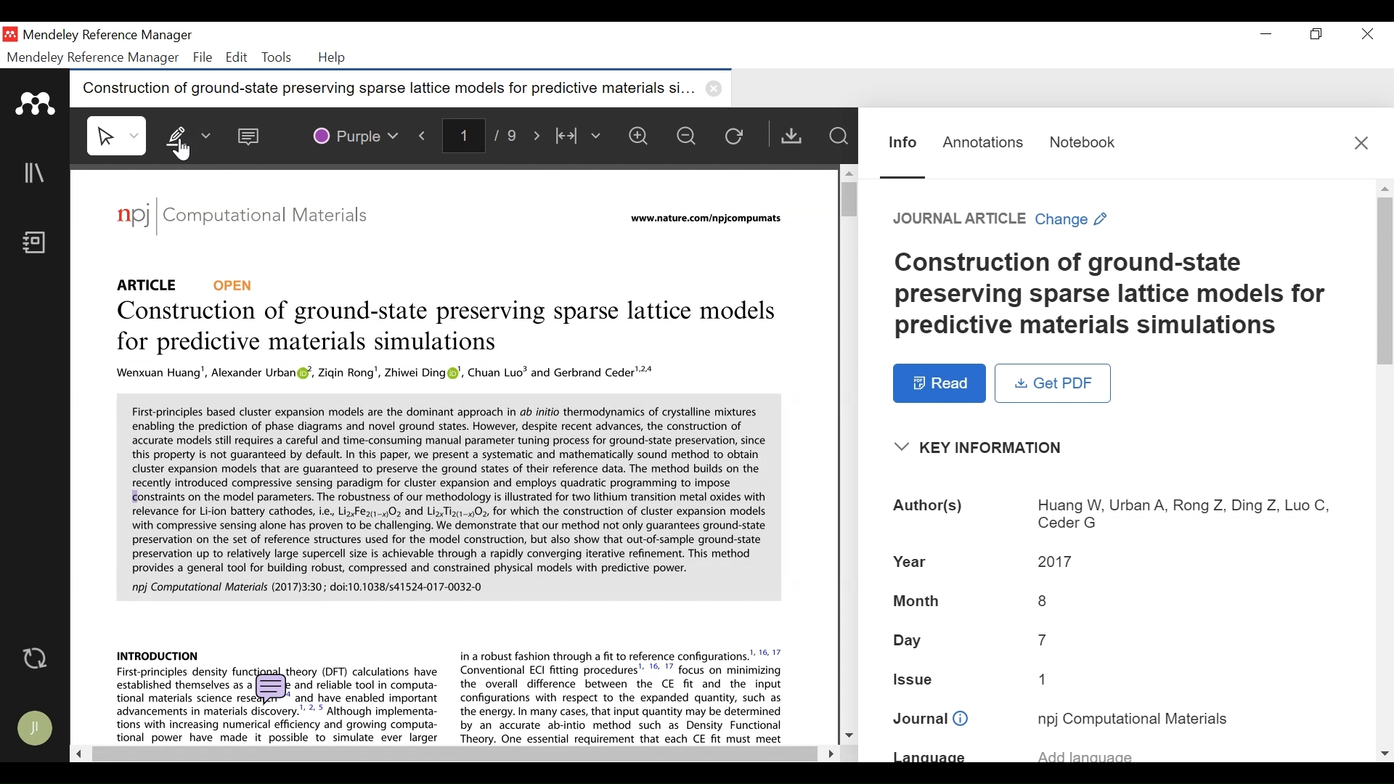 The height and width of the screenshot is (784, 1394). Describe the element at coordinates (1361, 142) in the screenshot. I see `Close` at that location.